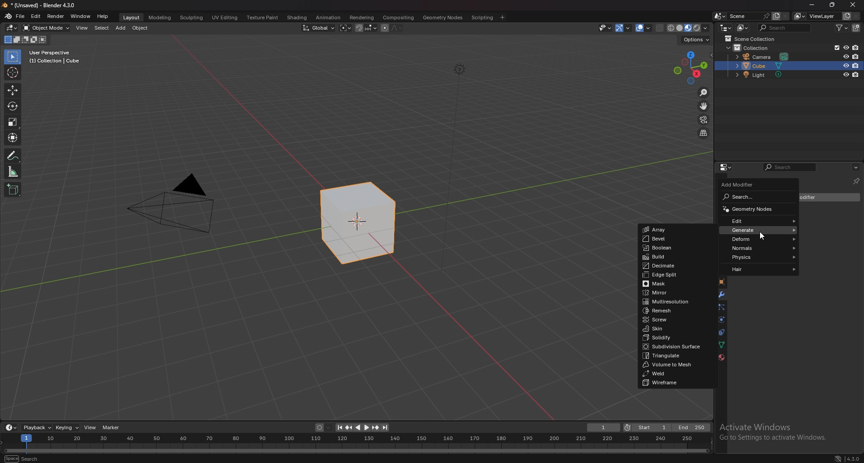 The width and height of the screenshot is (864, 463). Describe the element at coordinates (703, 93) in the screenshot. I see `zoom` at that location.